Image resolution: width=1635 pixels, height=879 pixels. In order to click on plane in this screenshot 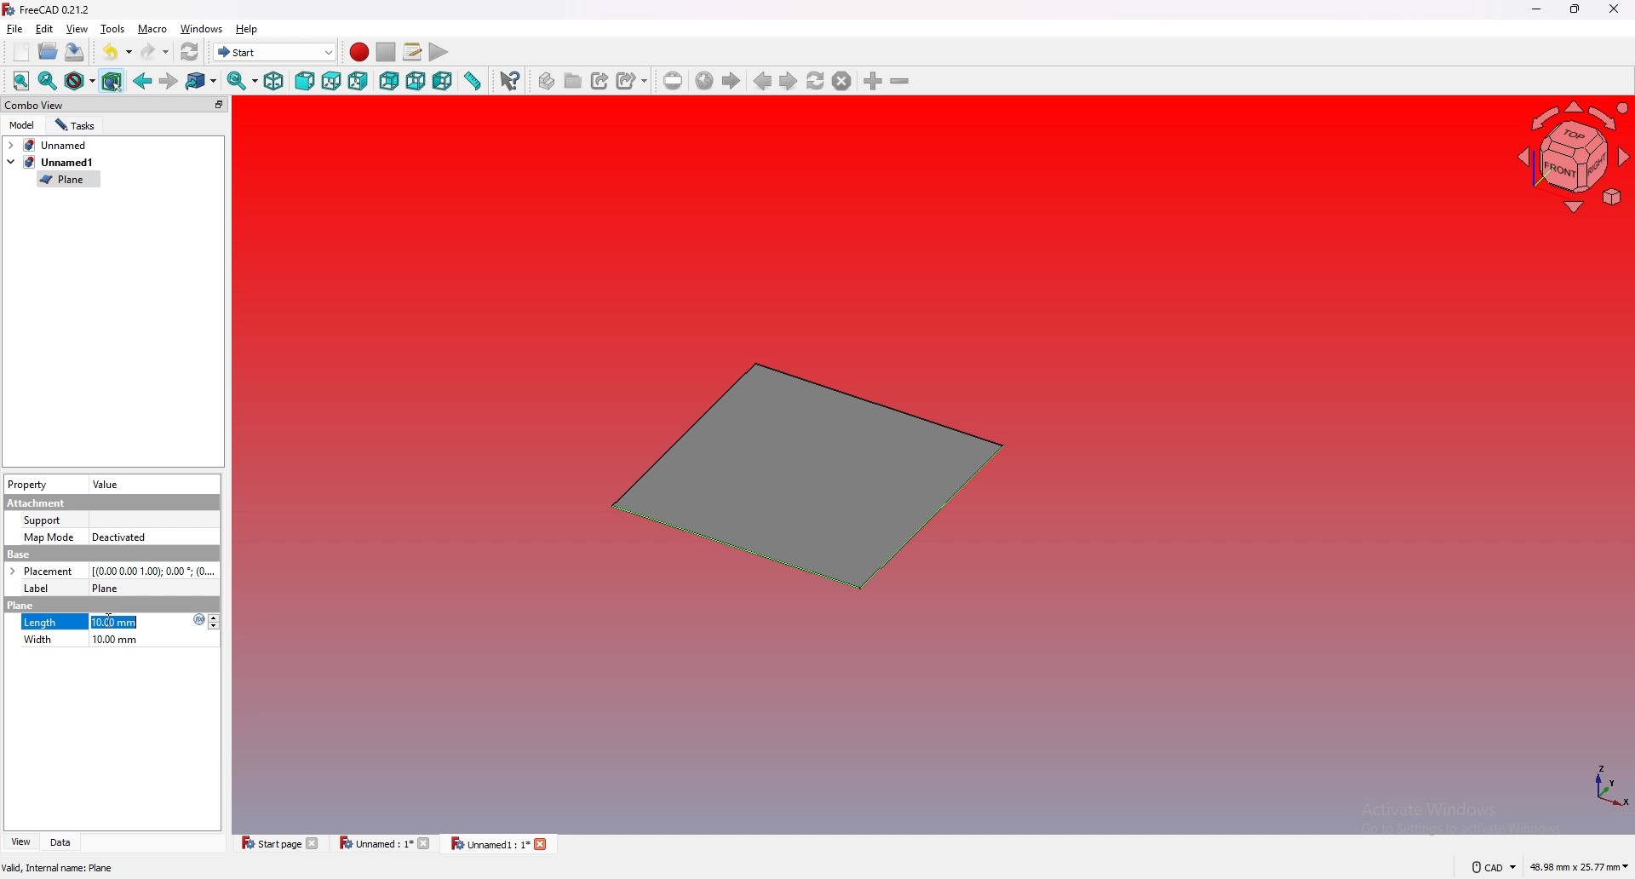, I will do `click(800, 476)`.